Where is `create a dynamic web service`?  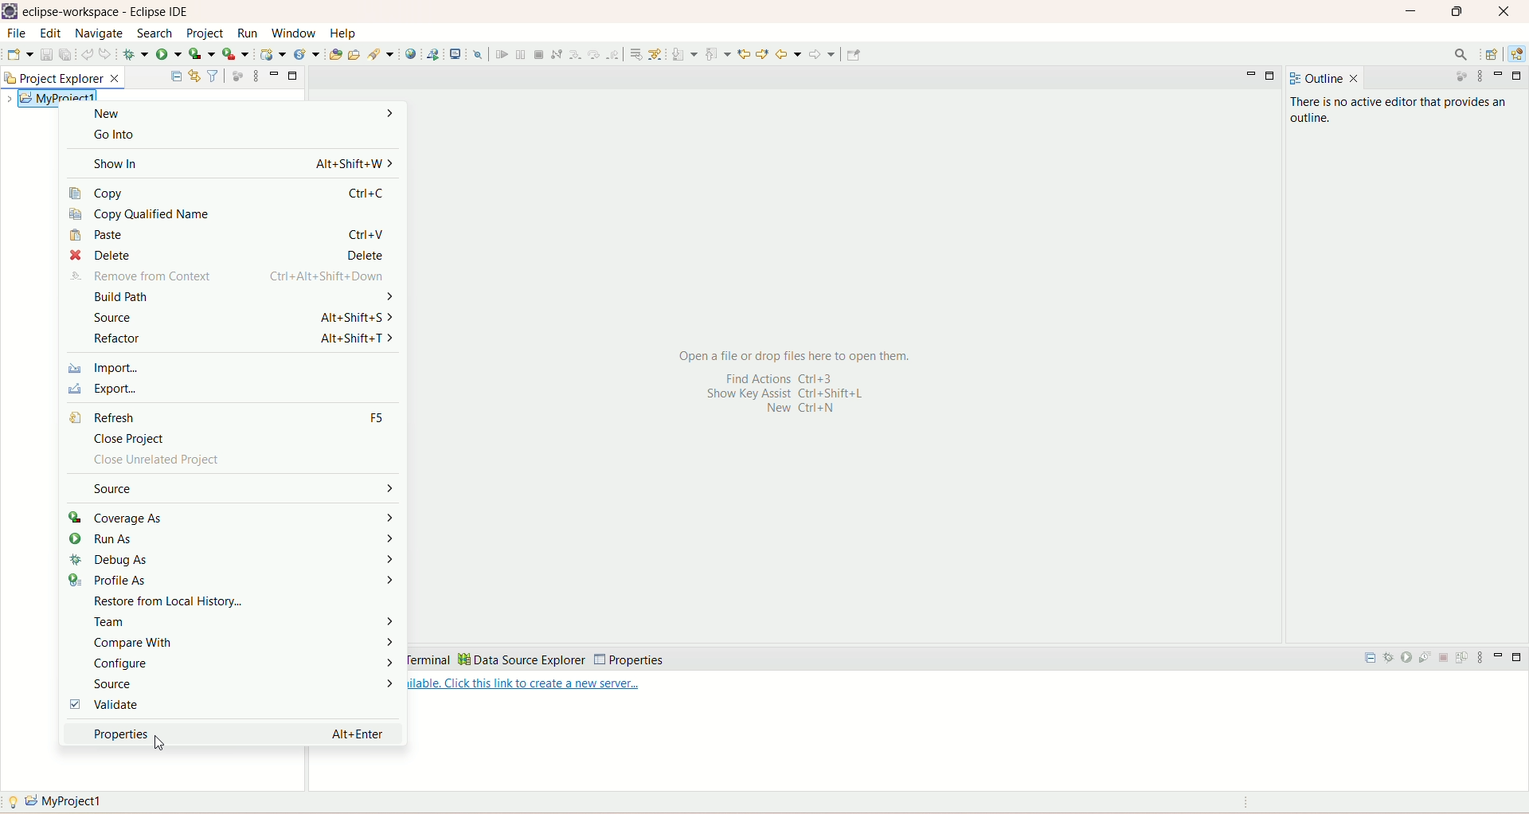 create a dynamic web service is located at coordinates (275, 54).